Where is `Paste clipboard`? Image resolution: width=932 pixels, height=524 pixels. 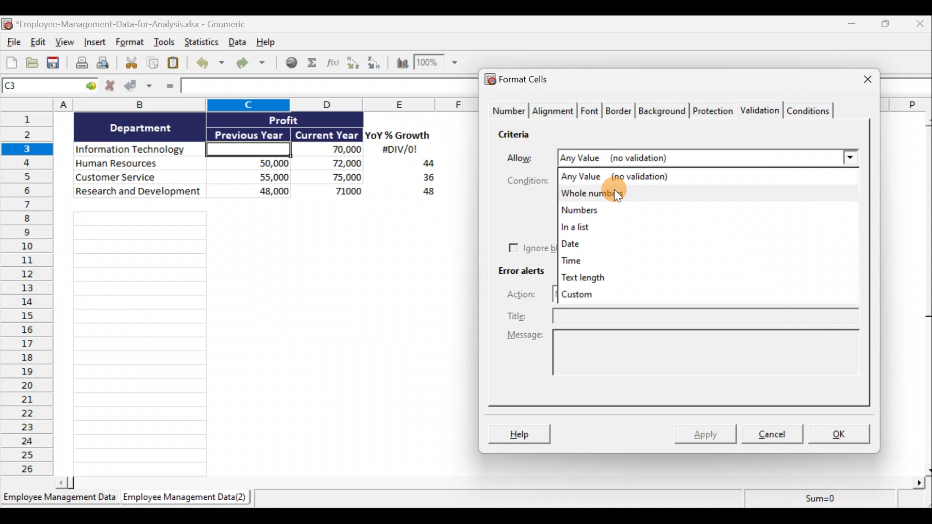 Paste clipboard is located at coordinates (176, 63).